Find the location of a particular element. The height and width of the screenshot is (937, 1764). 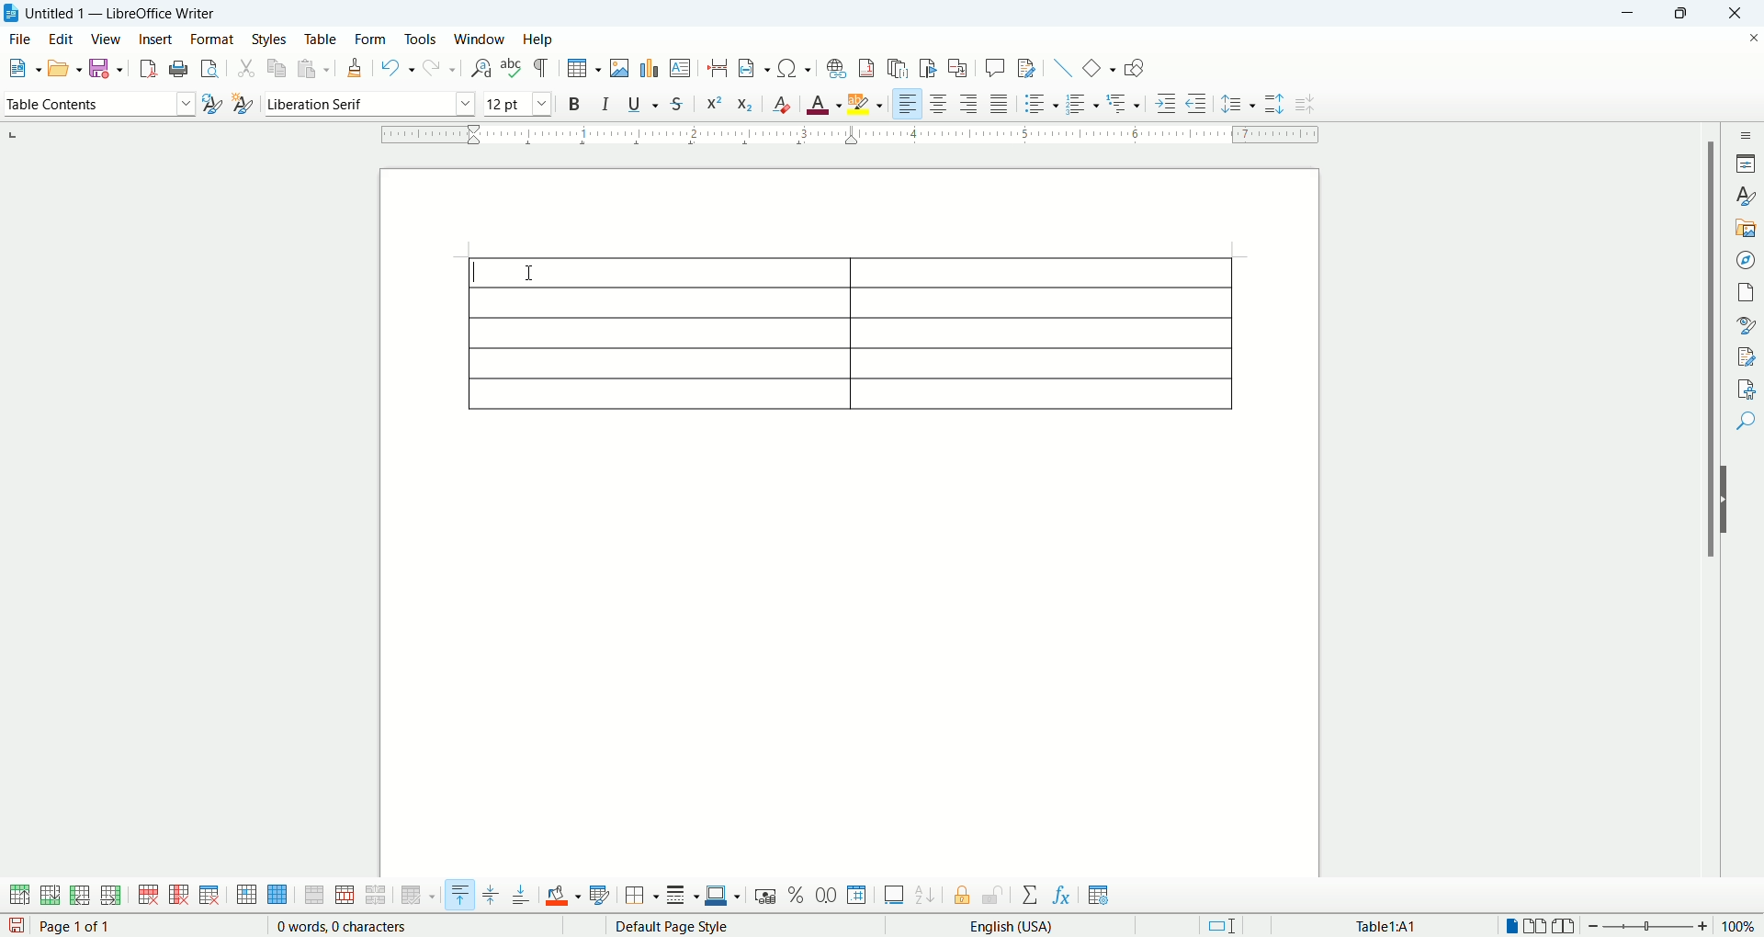

edit is located at coordinates (60, 39).